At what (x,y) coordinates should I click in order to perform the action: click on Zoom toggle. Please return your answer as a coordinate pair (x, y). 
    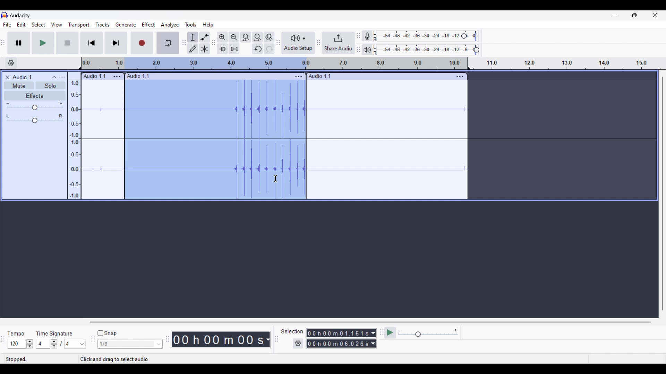
    Looking at the image, I should click on (269, 37).